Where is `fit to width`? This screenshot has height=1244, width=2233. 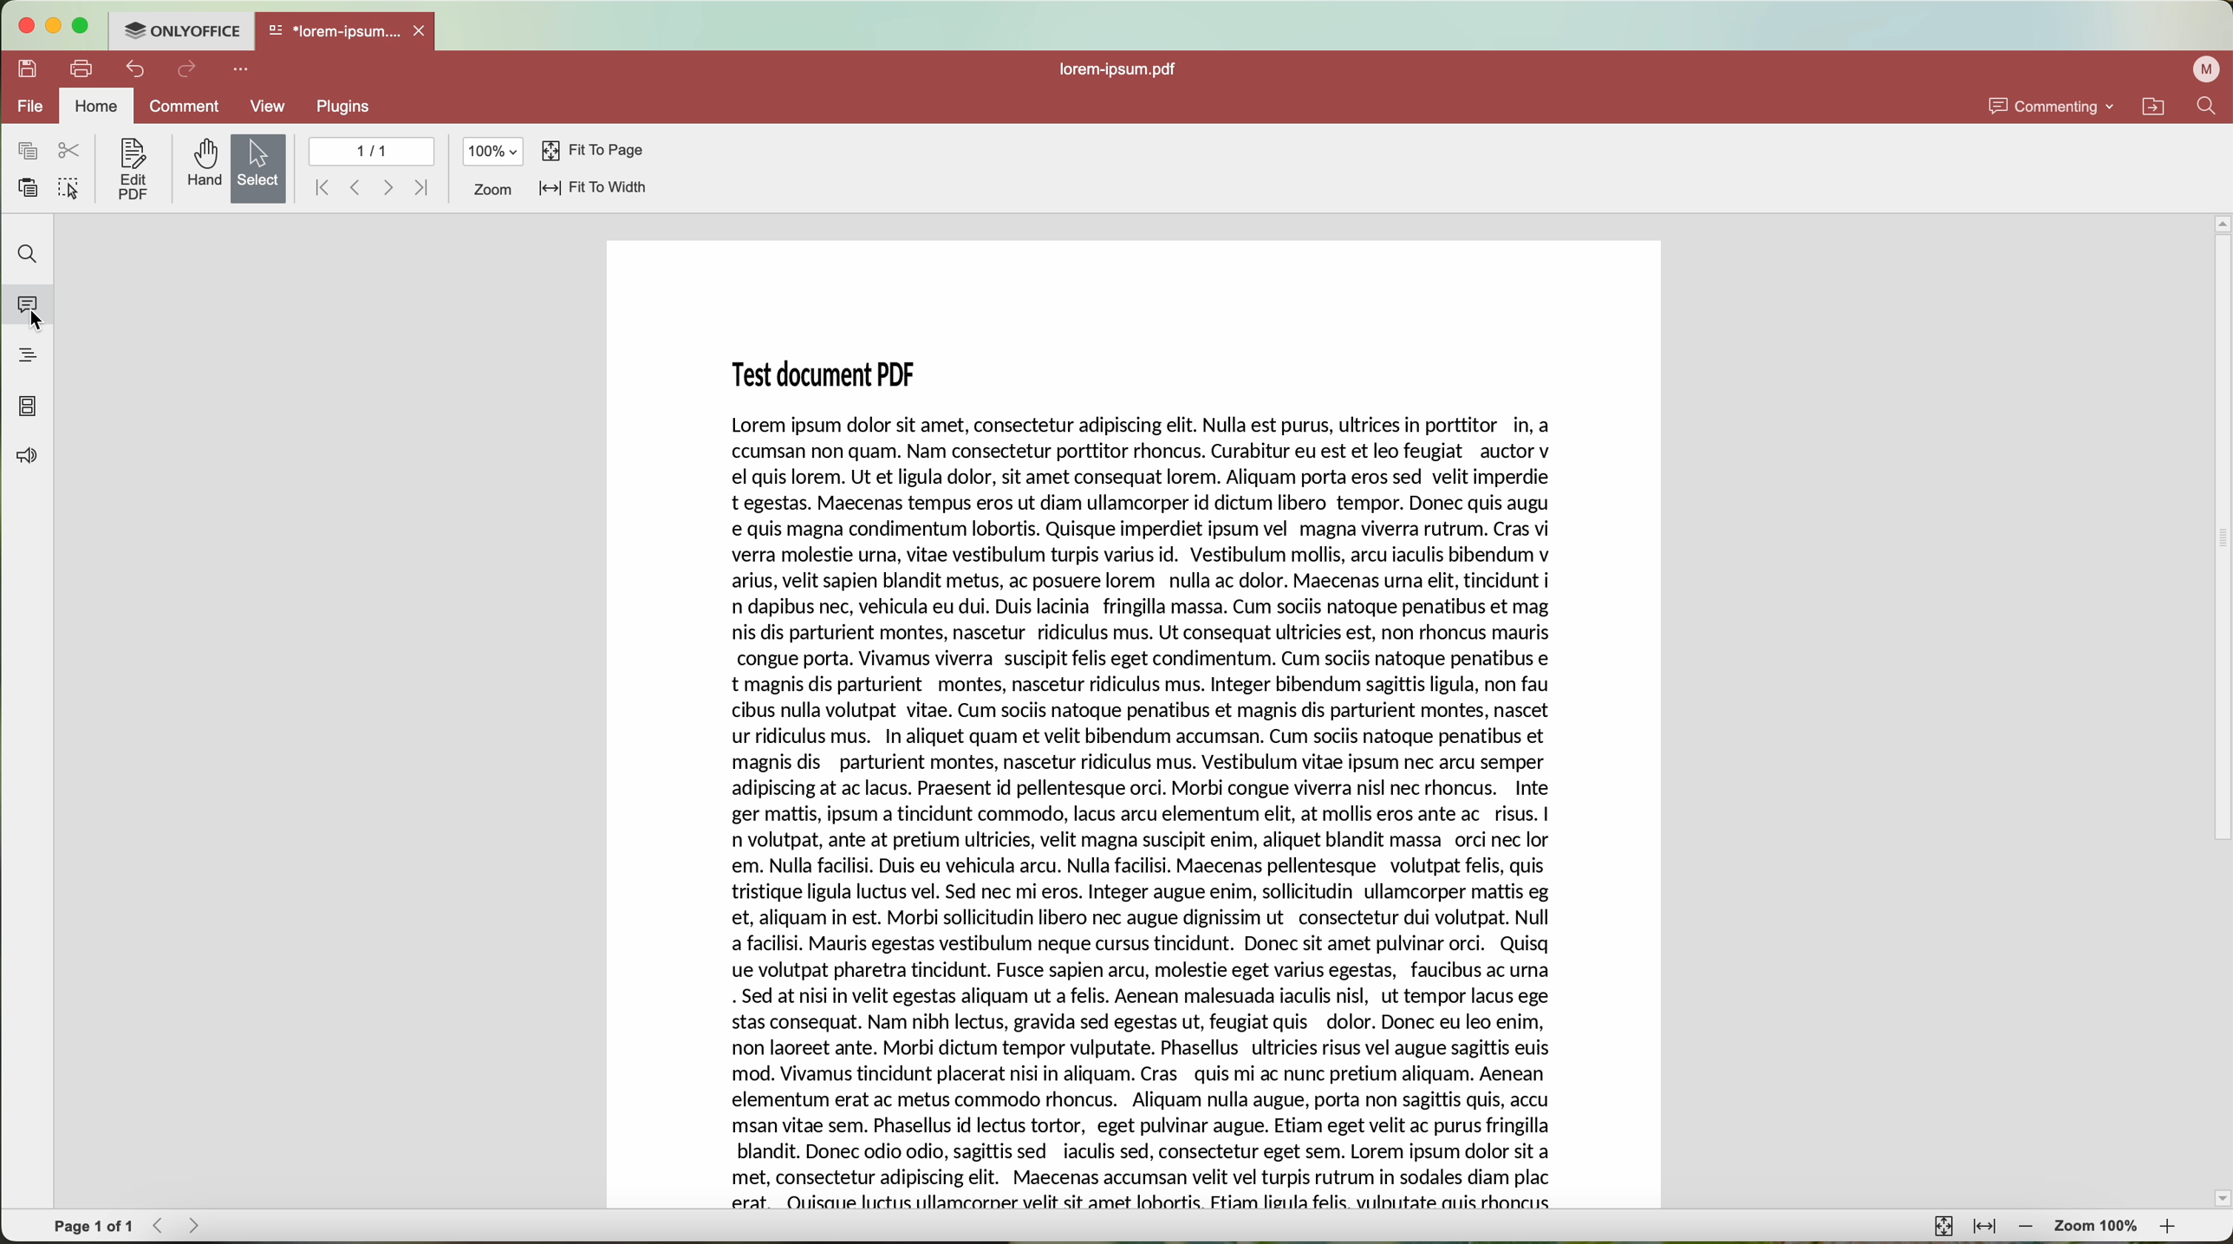 fit to width is located at coordinates (1986, 1230).